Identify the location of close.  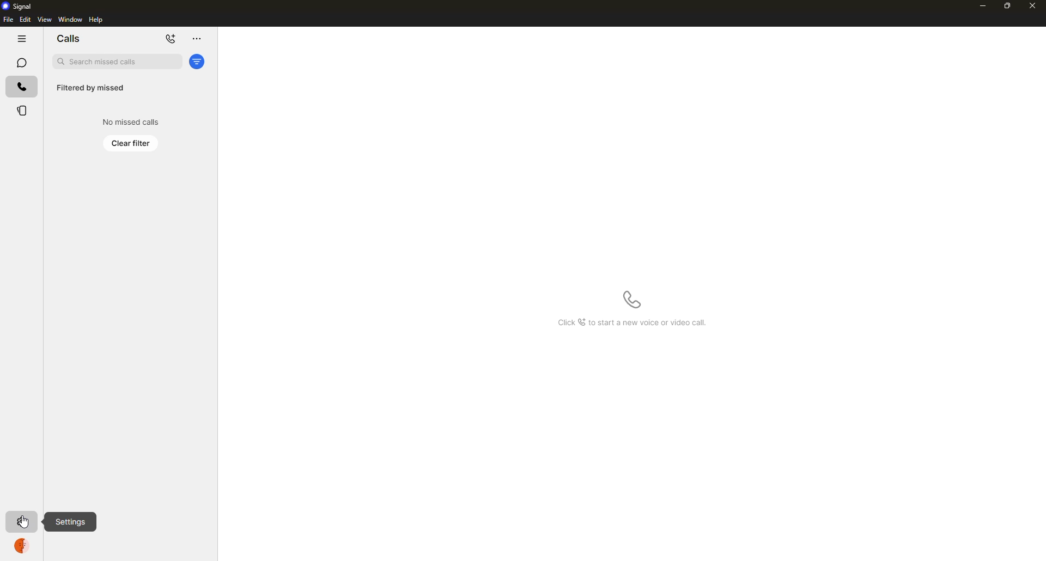
(1033, 6).